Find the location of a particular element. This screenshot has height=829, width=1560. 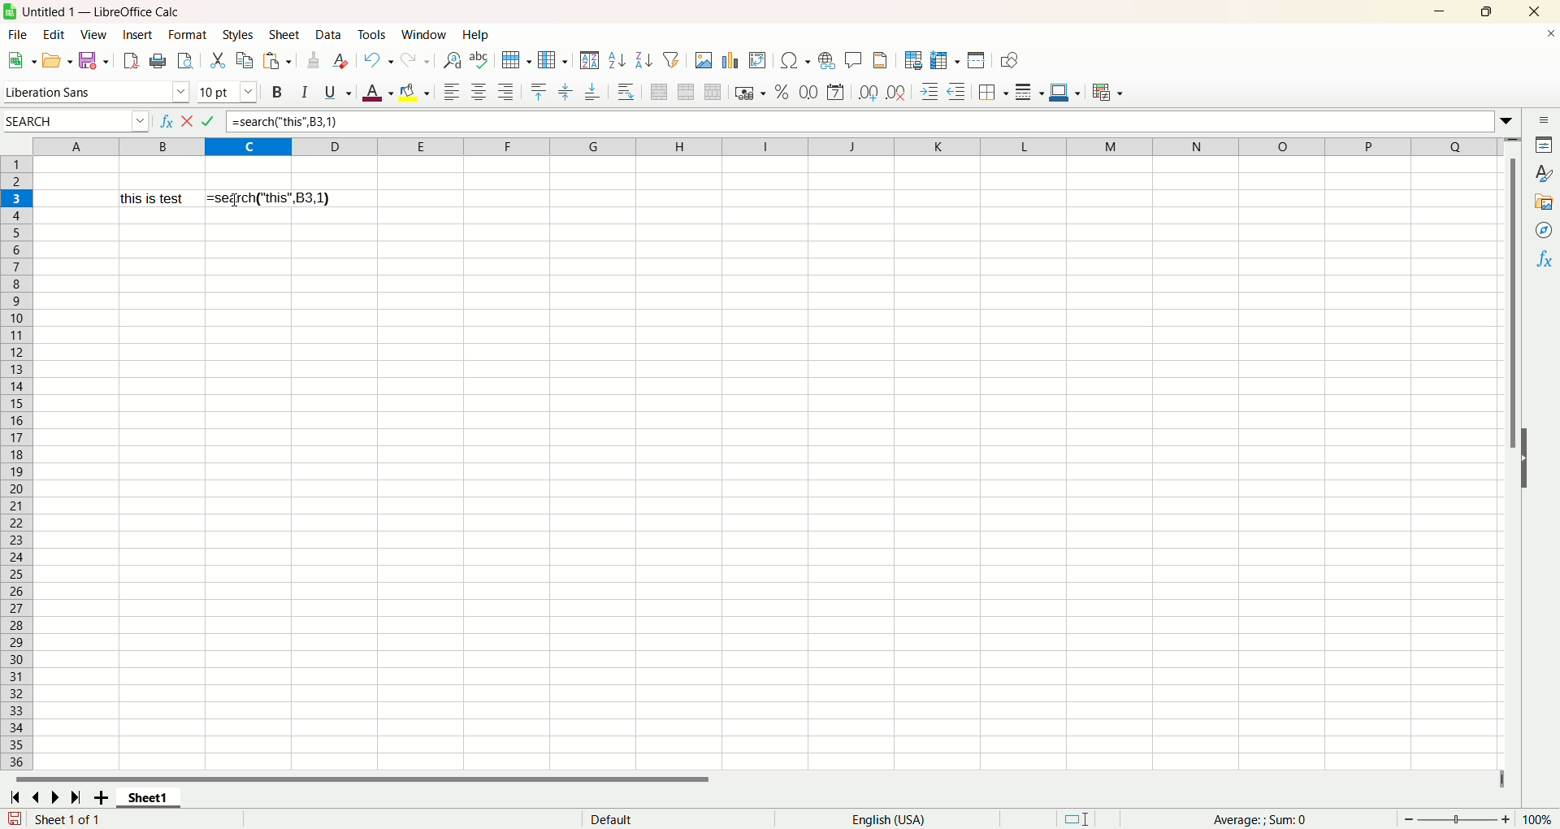

borders is located at coordinates (994, 90).